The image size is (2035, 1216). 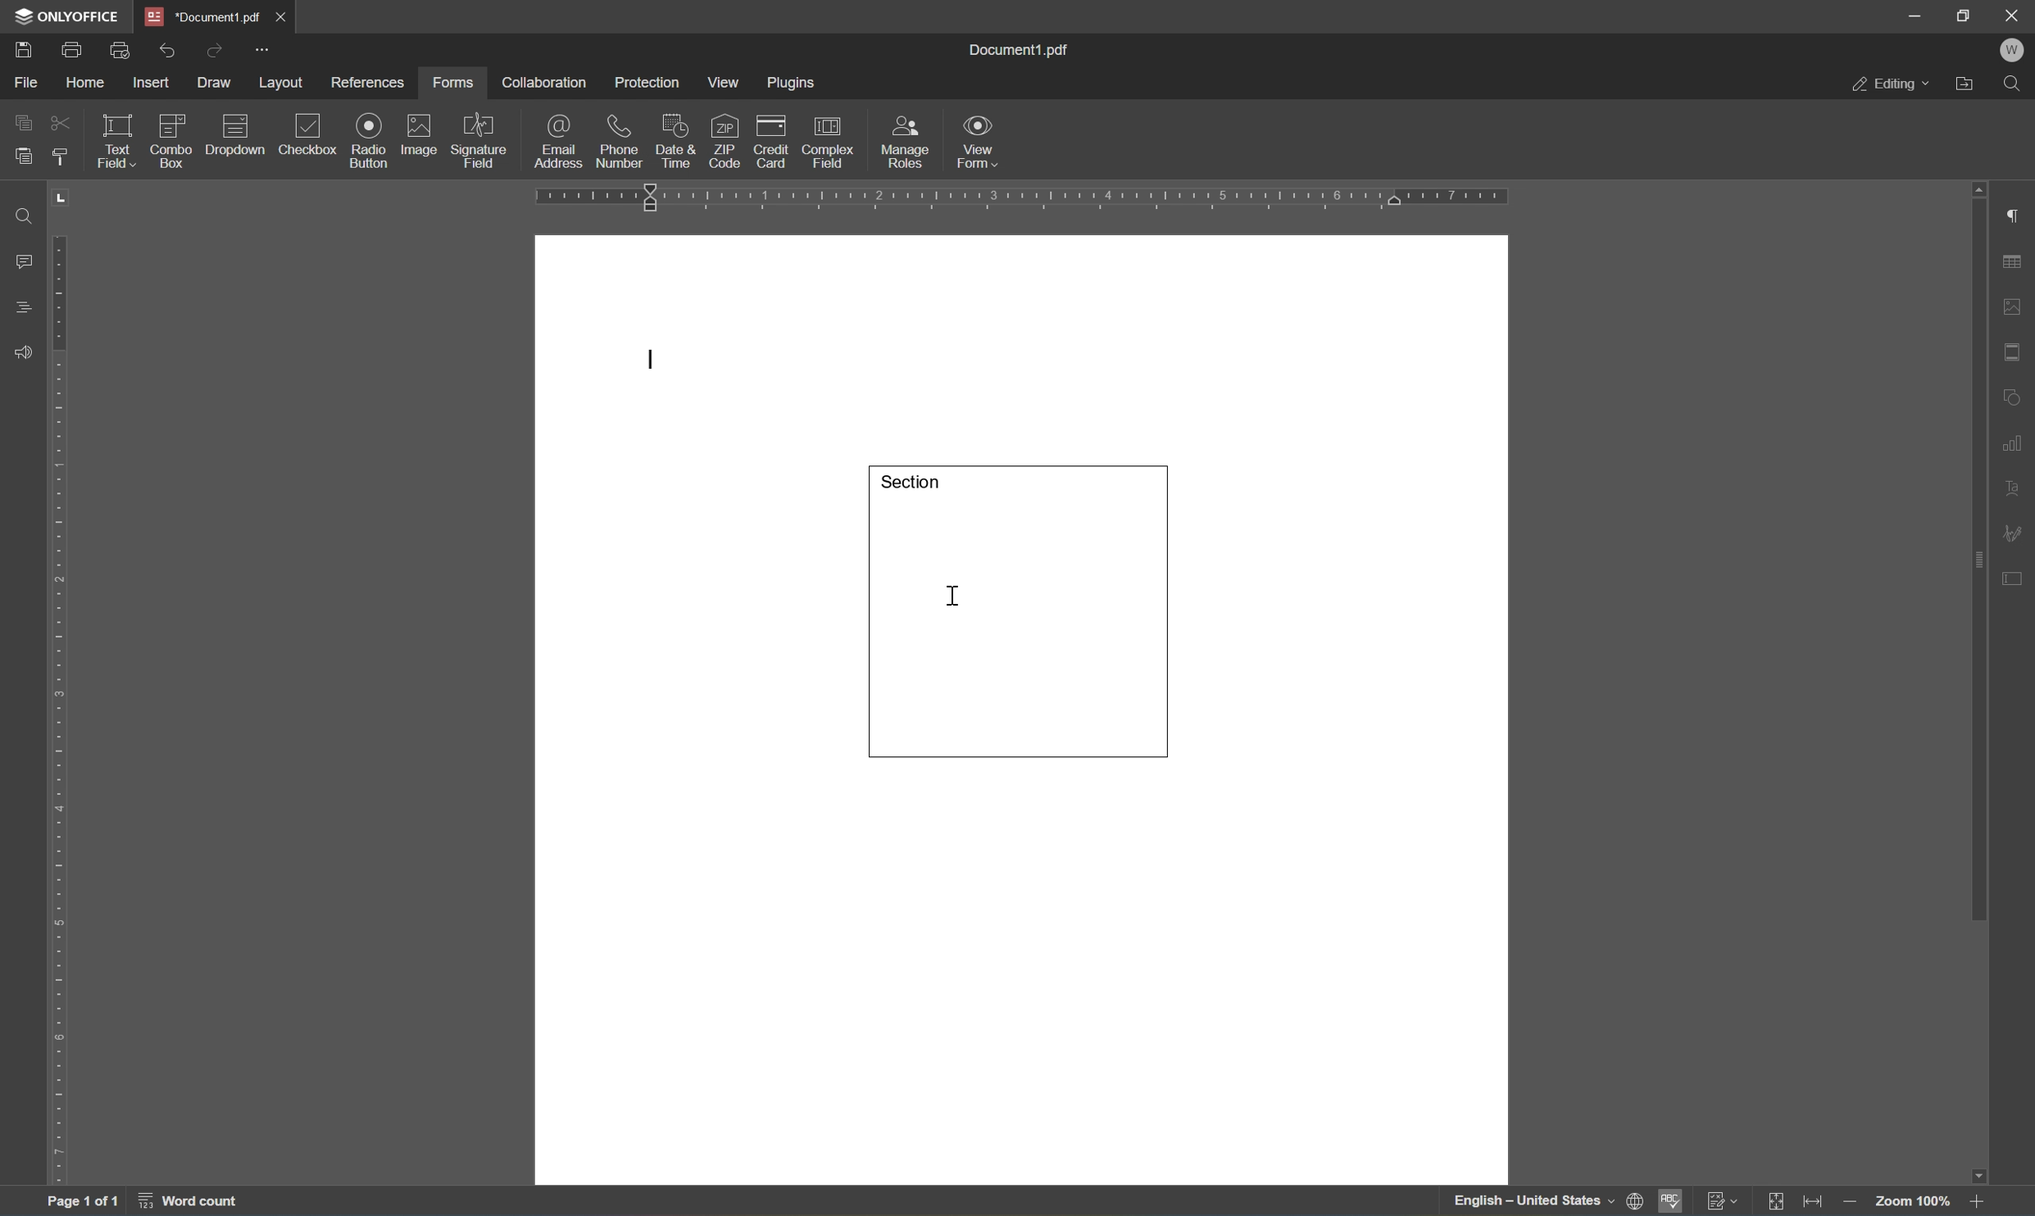 What do you see at coordinates (22, 260) in the screenshot?
I see `comments` at bounding box center [22, 260].